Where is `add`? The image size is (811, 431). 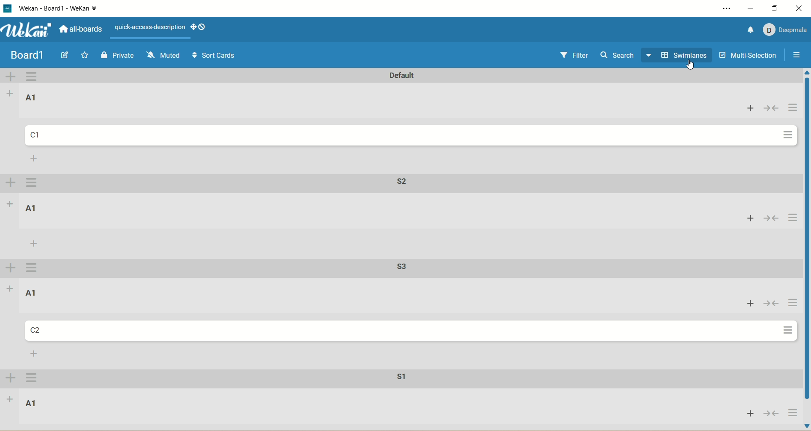 add is located at coordinates (746, 413).